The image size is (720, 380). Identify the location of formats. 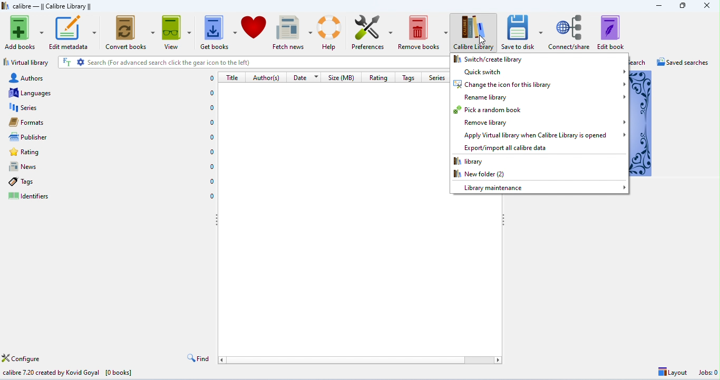
(111, 123).